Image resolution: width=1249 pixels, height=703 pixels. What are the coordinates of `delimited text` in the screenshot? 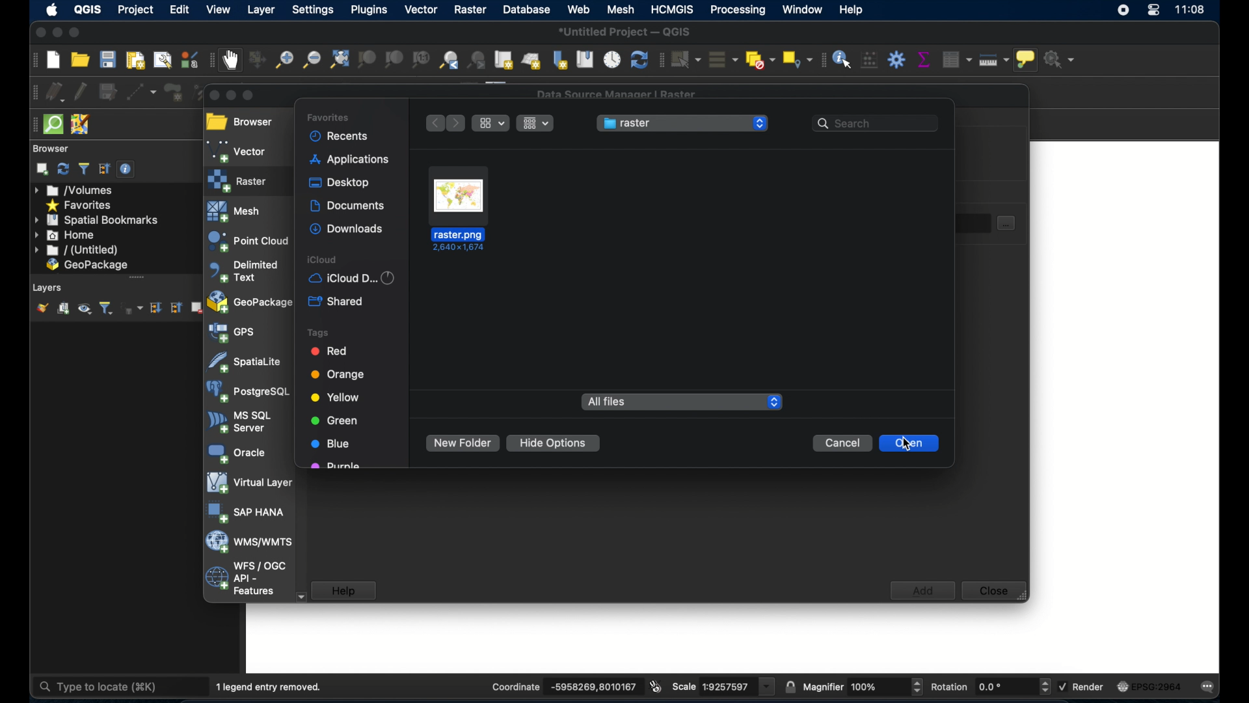 It's located at (244, 272).